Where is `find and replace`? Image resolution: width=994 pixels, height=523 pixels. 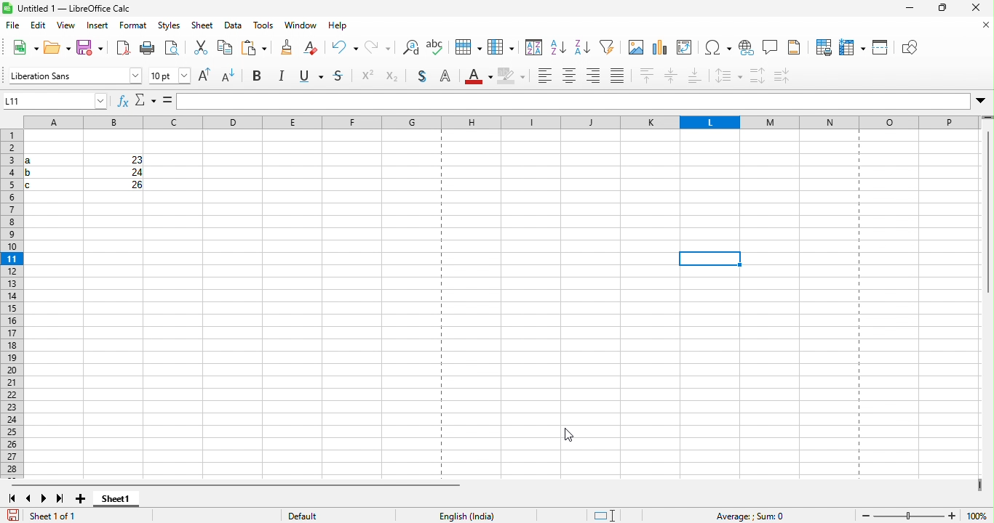
find and replace is located at coordinates (378, 49).